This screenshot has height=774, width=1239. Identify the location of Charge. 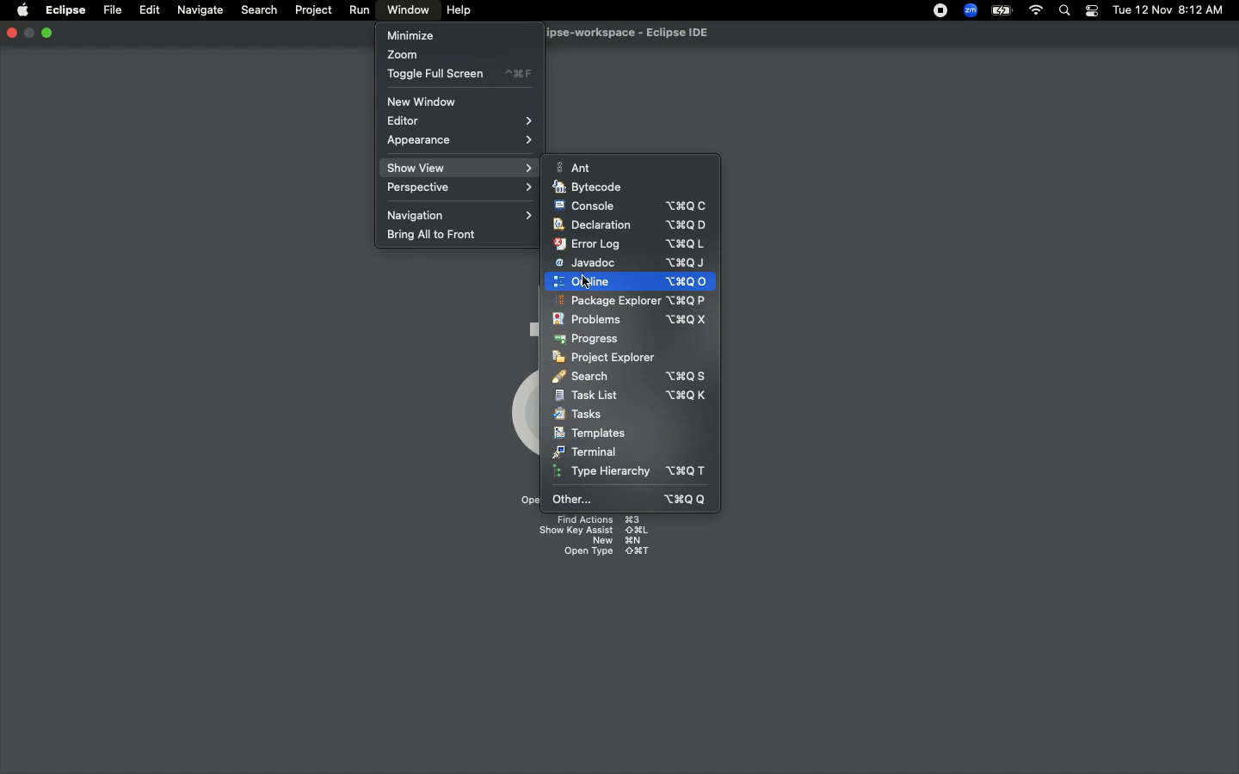
(998, 12).